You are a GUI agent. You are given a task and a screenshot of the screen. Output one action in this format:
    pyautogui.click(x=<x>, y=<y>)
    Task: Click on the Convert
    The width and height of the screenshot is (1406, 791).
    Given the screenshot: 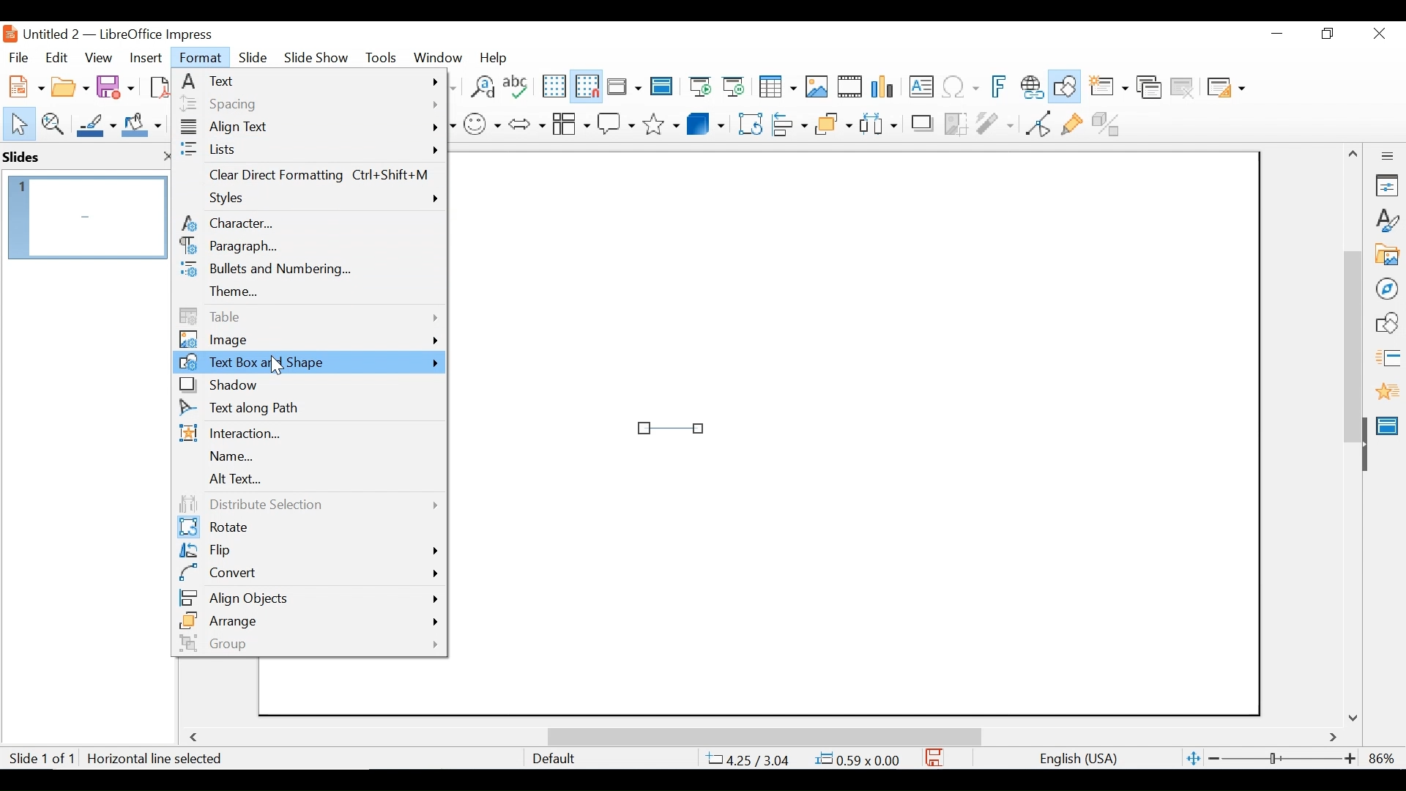 What is the action you would take?
    pyautogui.click(x=308, y=573)
    